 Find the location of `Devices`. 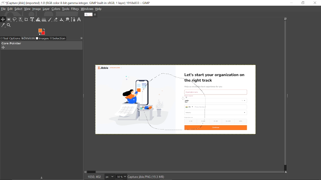

Devices is located at coordinates (28, 38).